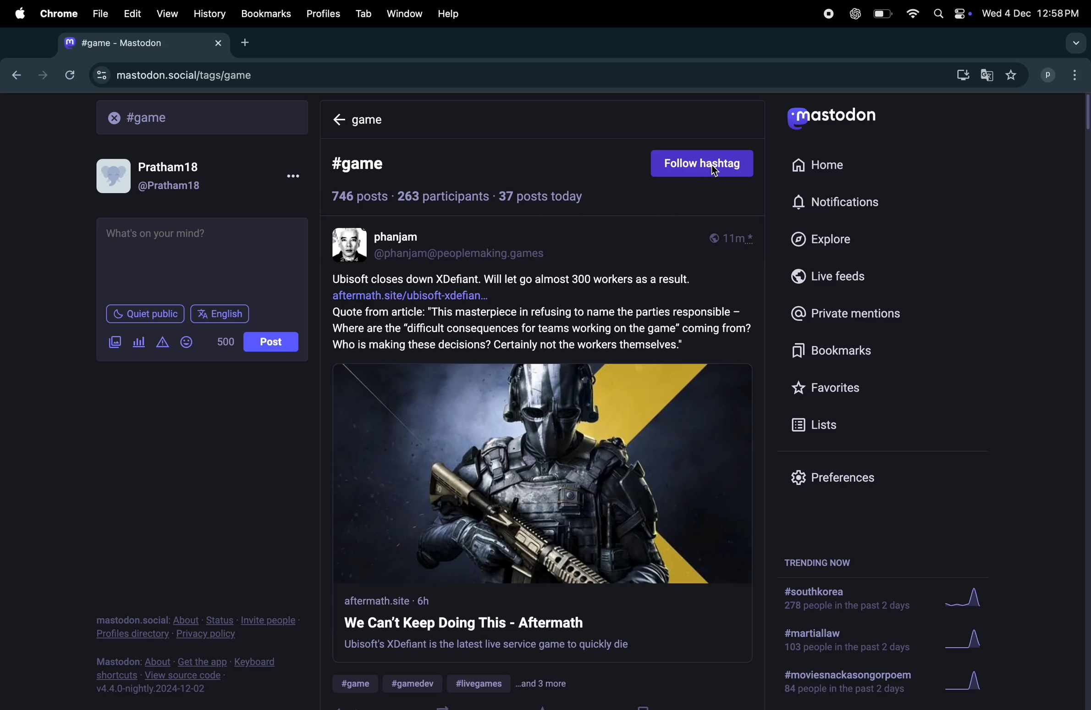 The width and height of the screenshot is (1091, 710). Describe the element at coordinates (544, 684) in the screenshot. I see `#more` at that location.